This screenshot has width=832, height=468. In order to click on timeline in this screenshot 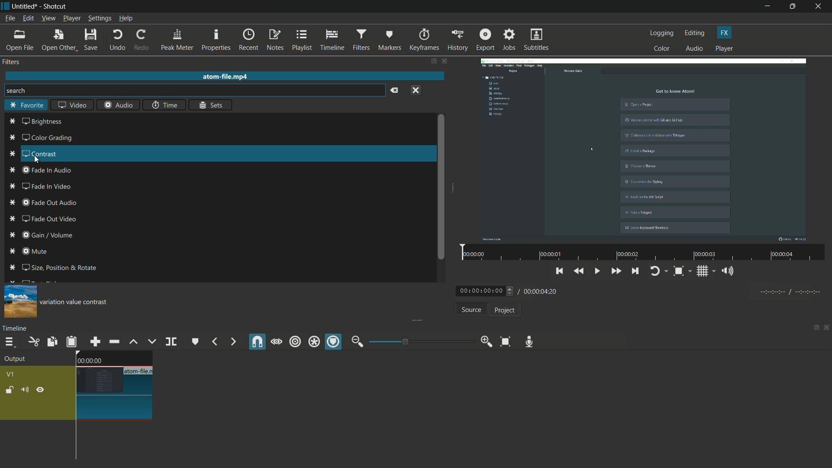, I will do `click(16, 328)`.